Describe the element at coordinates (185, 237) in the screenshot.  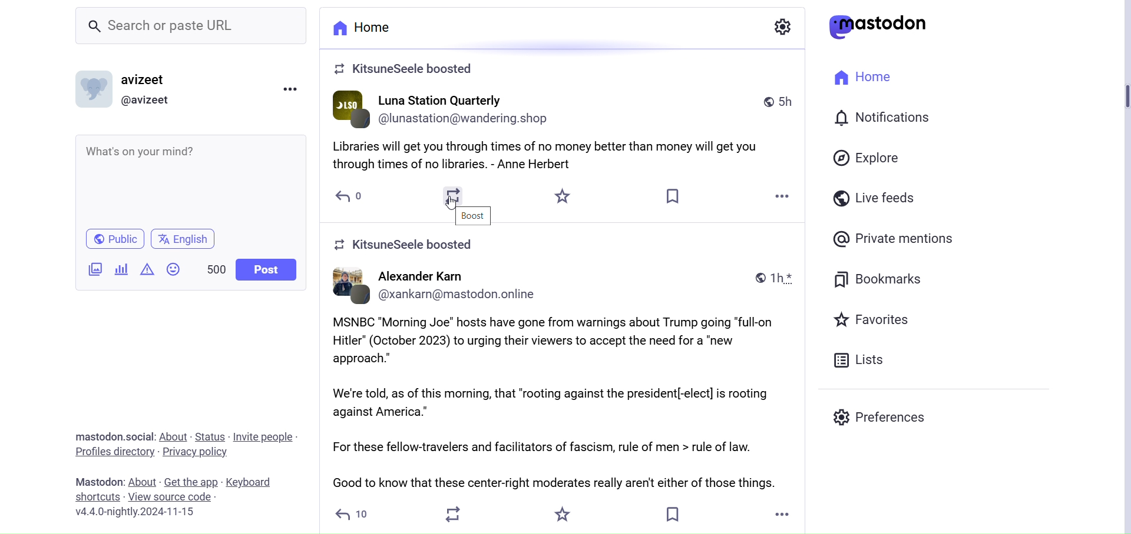
I see `English` at that location.